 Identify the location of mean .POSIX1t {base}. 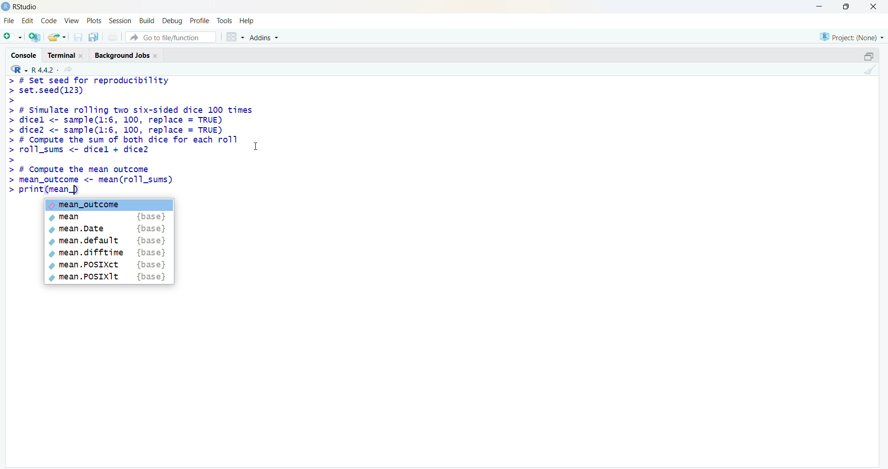
(108, 277).